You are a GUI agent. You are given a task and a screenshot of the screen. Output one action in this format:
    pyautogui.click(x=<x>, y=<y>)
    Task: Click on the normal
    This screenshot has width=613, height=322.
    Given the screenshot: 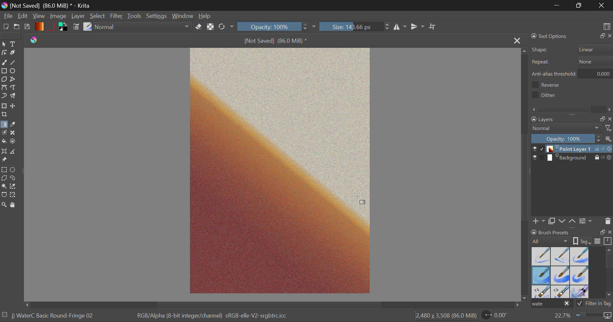 What is the action you would take?
    pyautogui.click(x=567, y=128)
    